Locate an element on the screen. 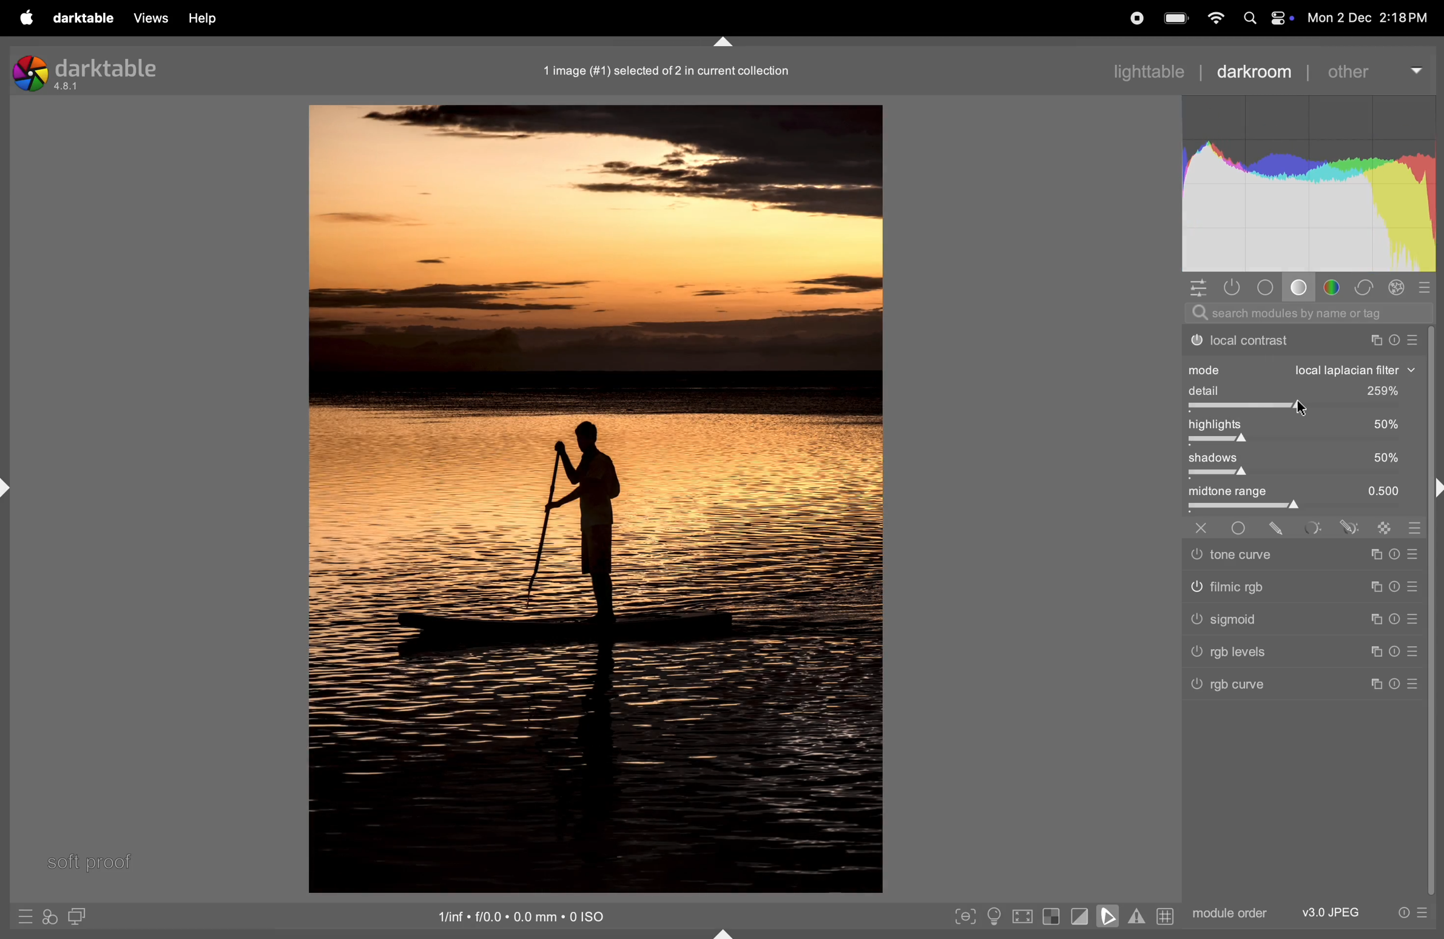 The image size is (1444, 939). sign  is located at coordinates (1394, 587).